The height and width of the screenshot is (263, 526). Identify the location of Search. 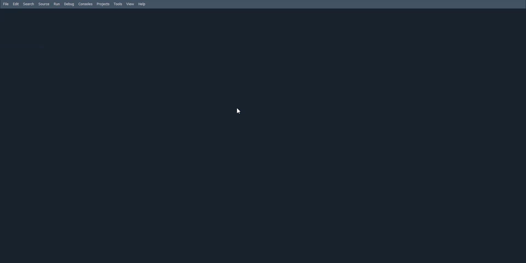
(29, 4).